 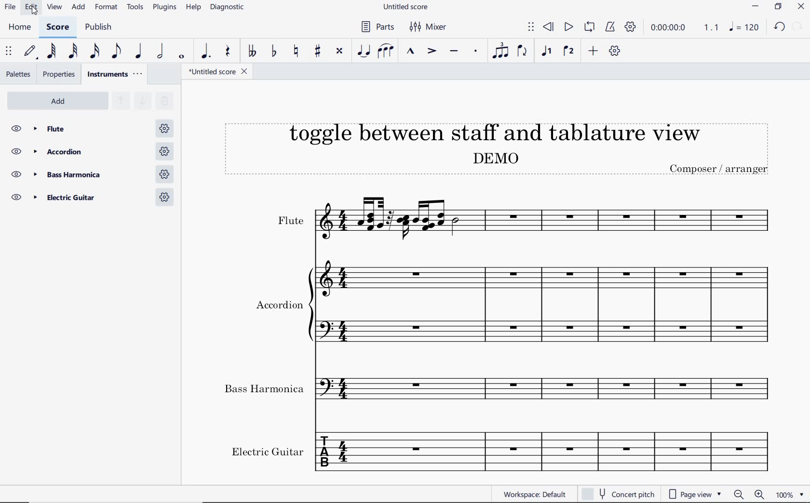 What do you see at coordinates (77, 8) in the screenshot?
I see `add` at bounding box center [77, 8].